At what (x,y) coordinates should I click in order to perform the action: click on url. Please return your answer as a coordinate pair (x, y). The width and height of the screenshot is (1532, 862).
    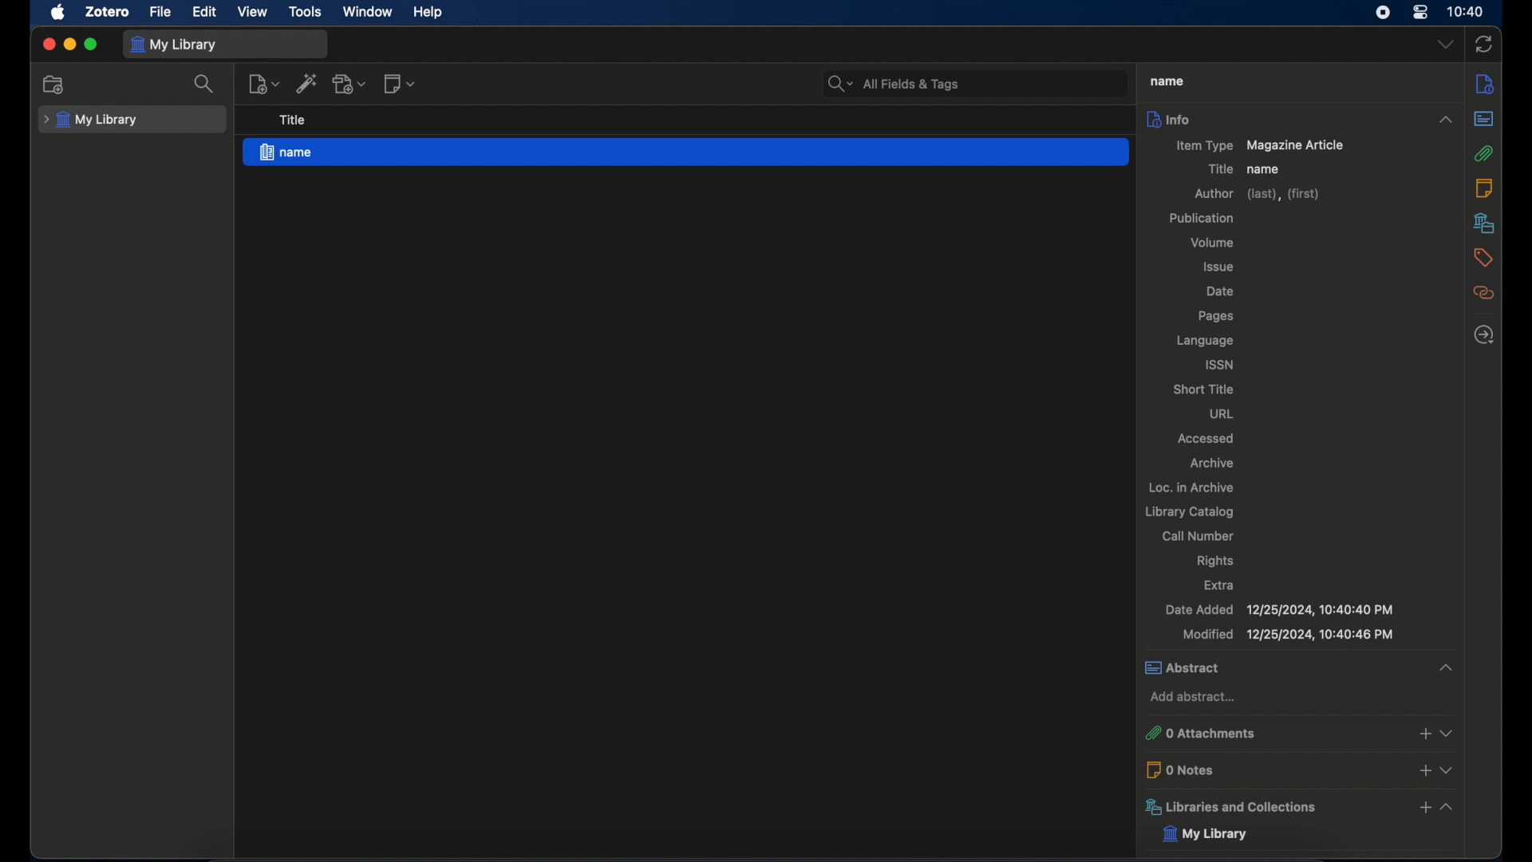
    Looking at the image, I should click on (1222, 414).